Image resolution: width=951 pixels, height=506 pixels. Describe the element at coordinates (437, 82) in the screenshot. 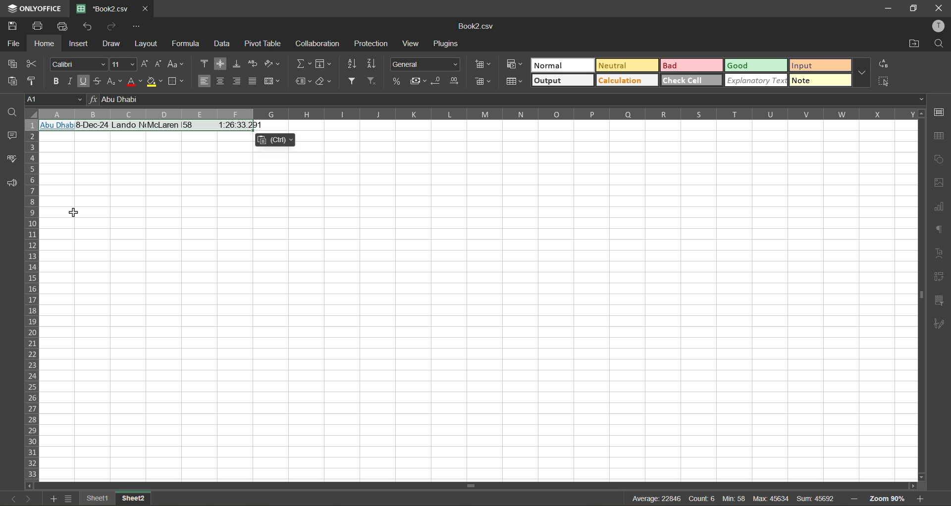

I see `decrease decimal` at that location.